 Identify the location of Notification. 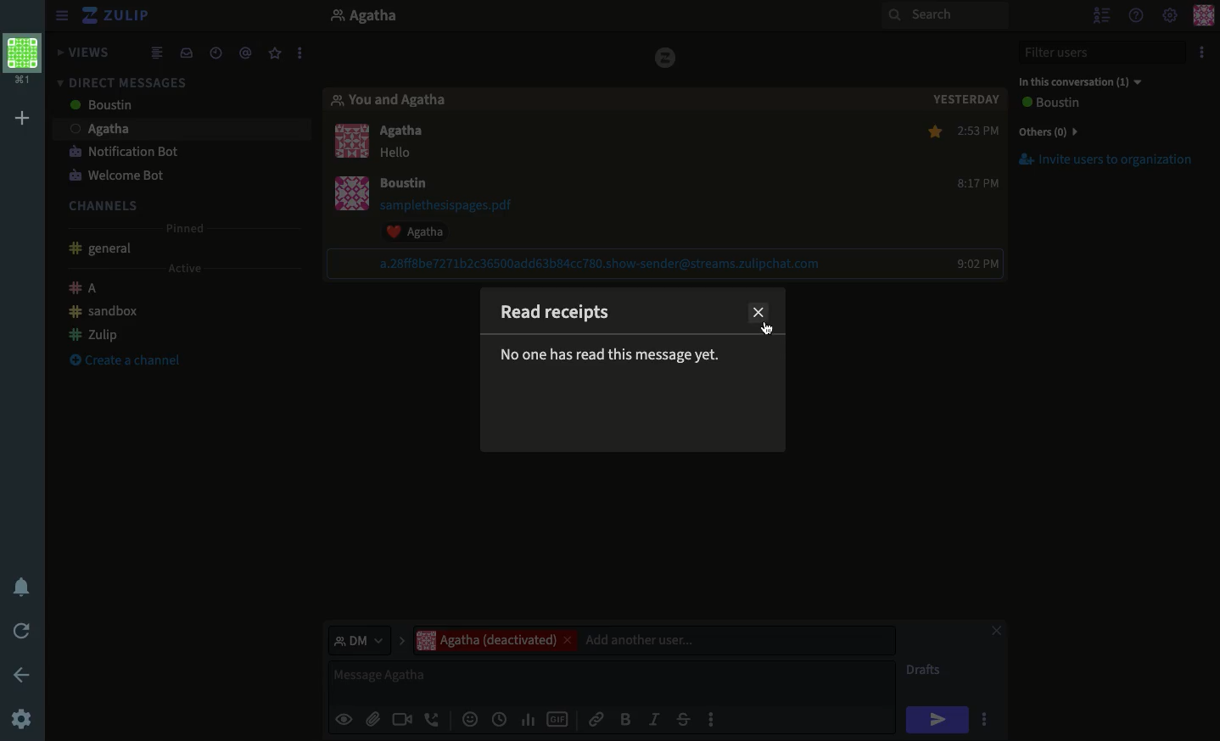
(25, 587).